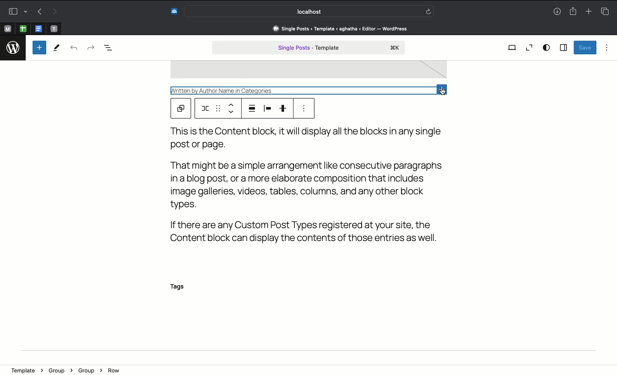 The height and width of the screenshot is (375, 617). Describe the element at coordinates (589, 12) in the screenshot. I see `New tab` at that location.